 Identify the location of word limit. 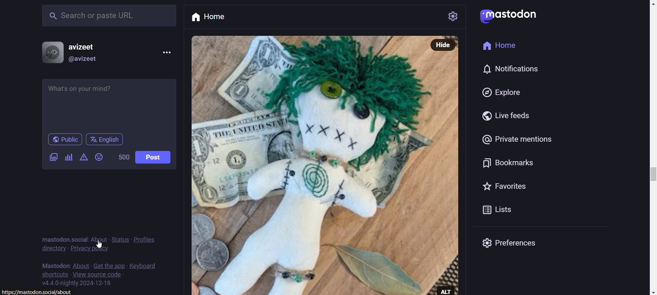
(123, 158).